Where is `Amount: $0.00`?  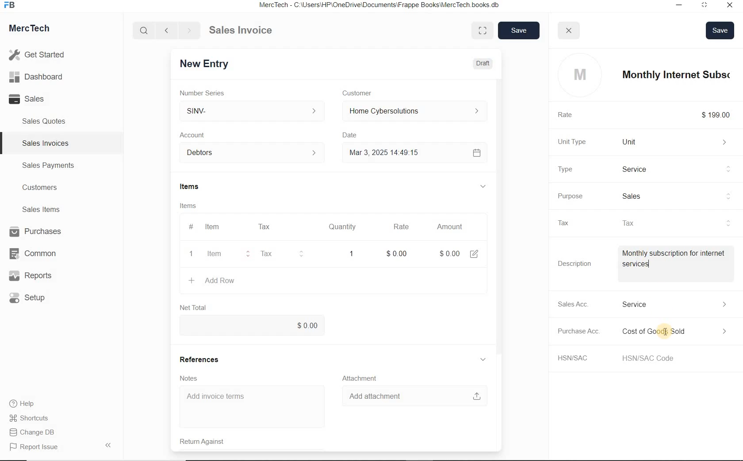 Amount: $0.00 is located at coordinates (447, 253).